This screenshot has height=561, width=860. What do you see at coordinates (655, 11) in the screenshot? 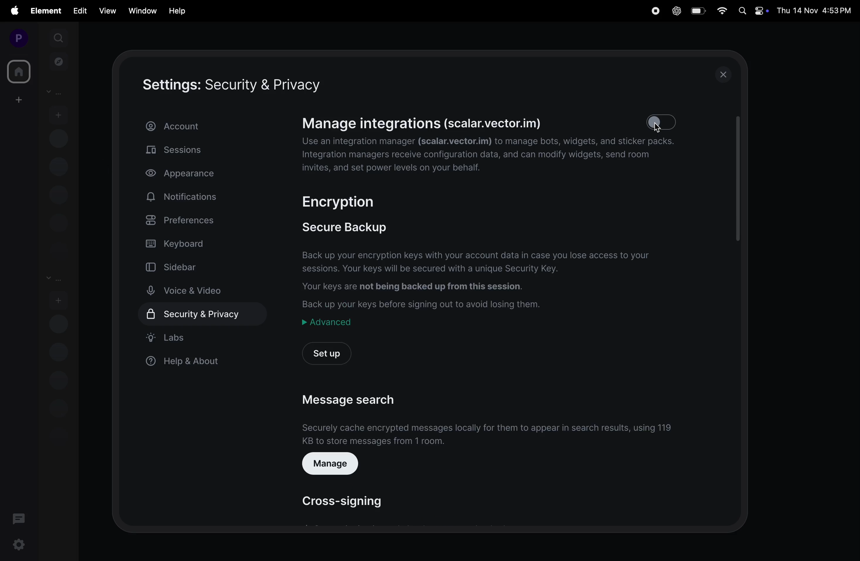
I see `record` at bounding box center [655, 11].